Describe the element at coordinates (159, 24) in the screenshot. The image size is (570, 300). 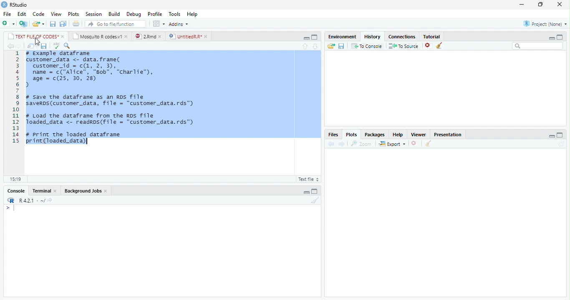
I see `options` at that location.